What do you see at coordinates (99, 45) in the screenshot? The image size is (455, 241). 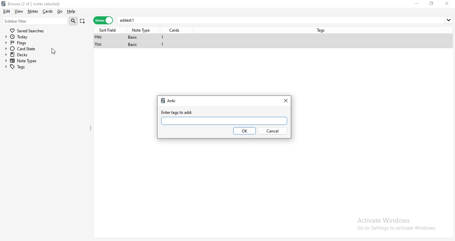 I see `you` at bounding box center [99, 45].